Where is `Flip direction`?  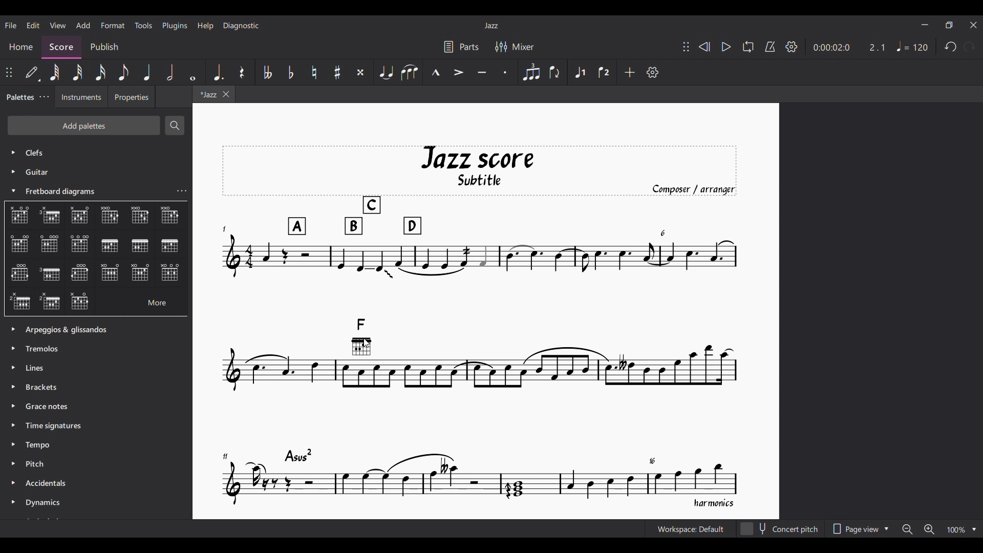 Flip direction is located at coordinates (554, 72).